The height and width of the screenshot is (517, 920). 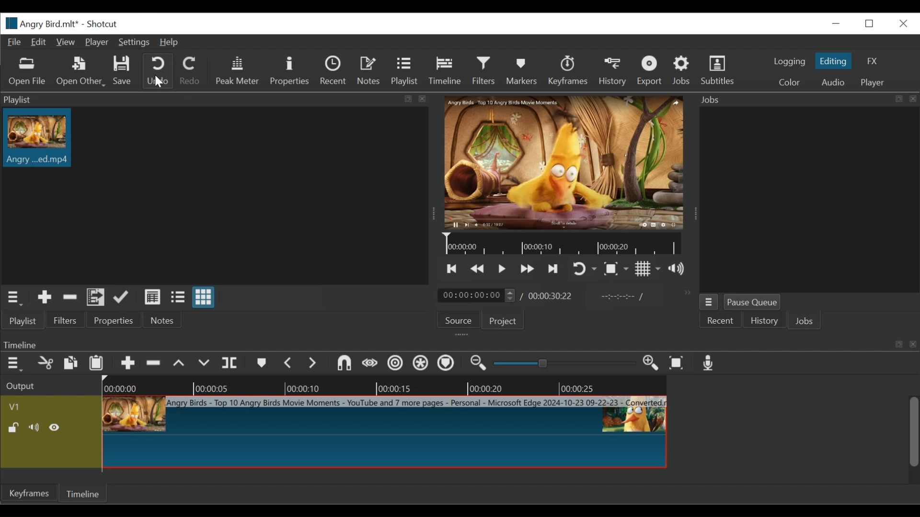 What do you see at coordinates (45, 297) in the screenshot?
I see `Add Source to the playlist` at bounding box center [45, 297].